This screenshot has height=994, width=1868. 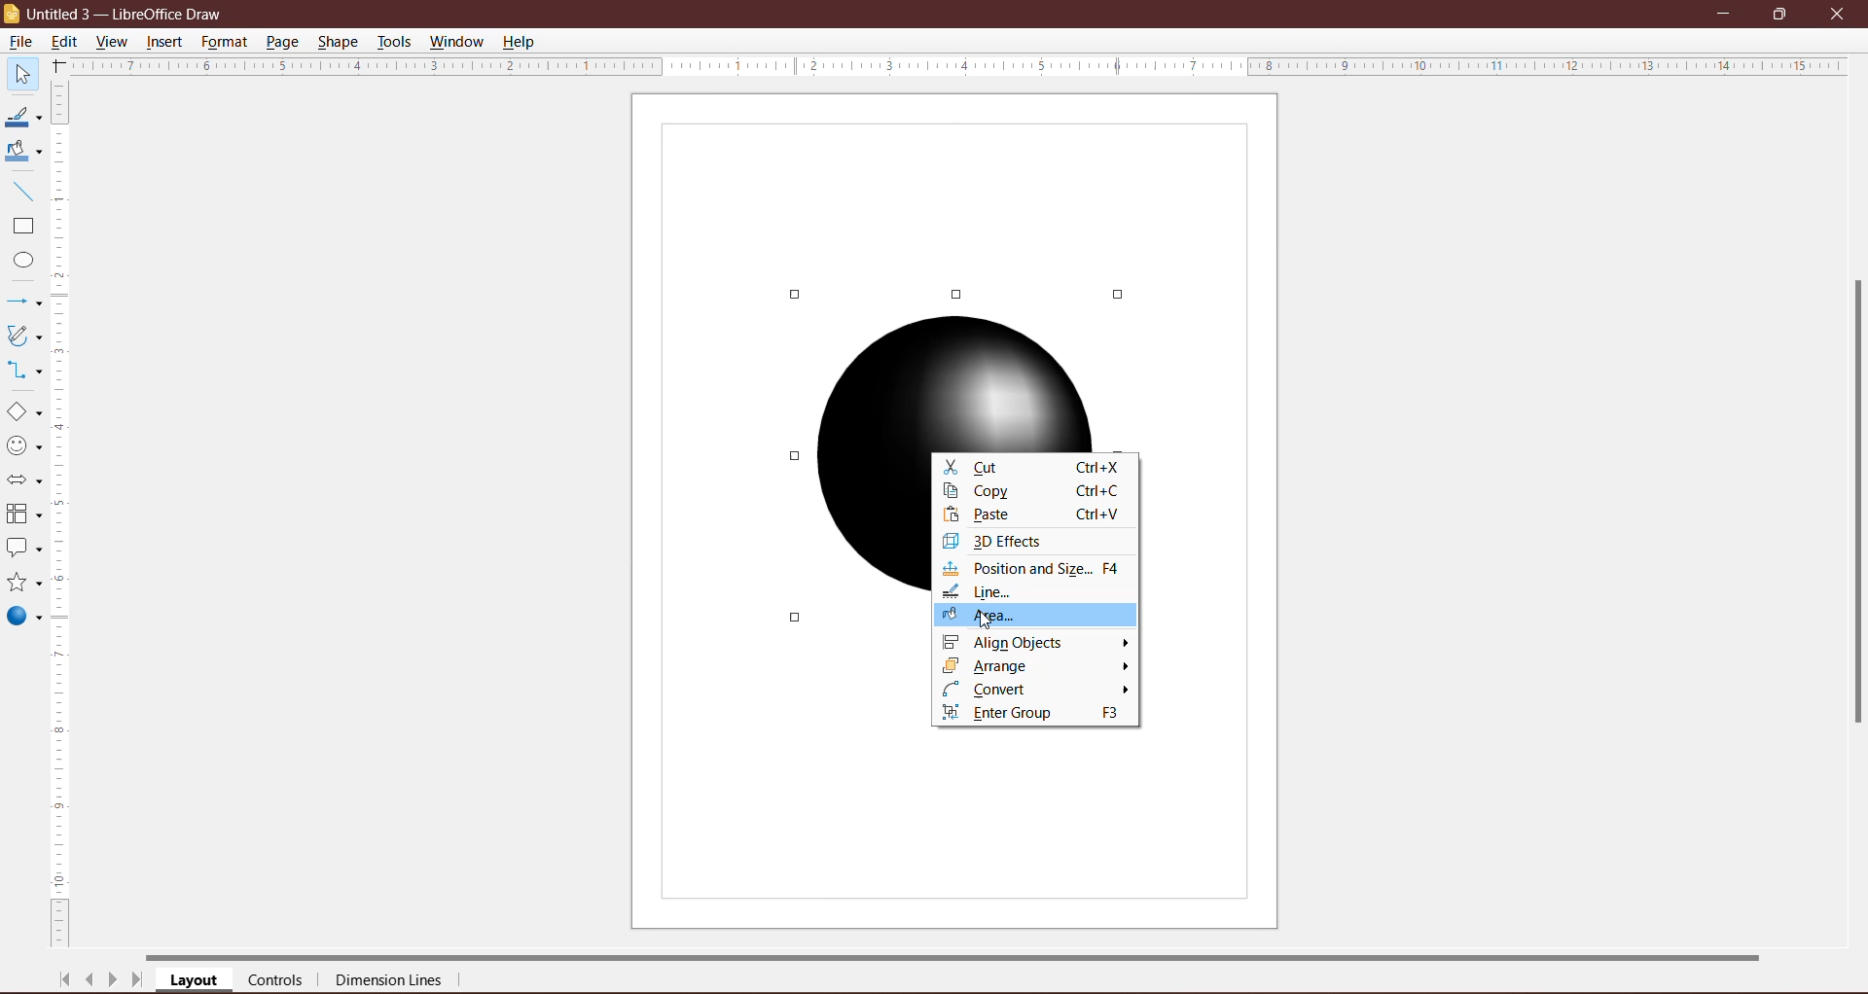 What do you see at coordinates (521, 43) in the screenshot?
I see `Help` at bounding box center [521, 43].